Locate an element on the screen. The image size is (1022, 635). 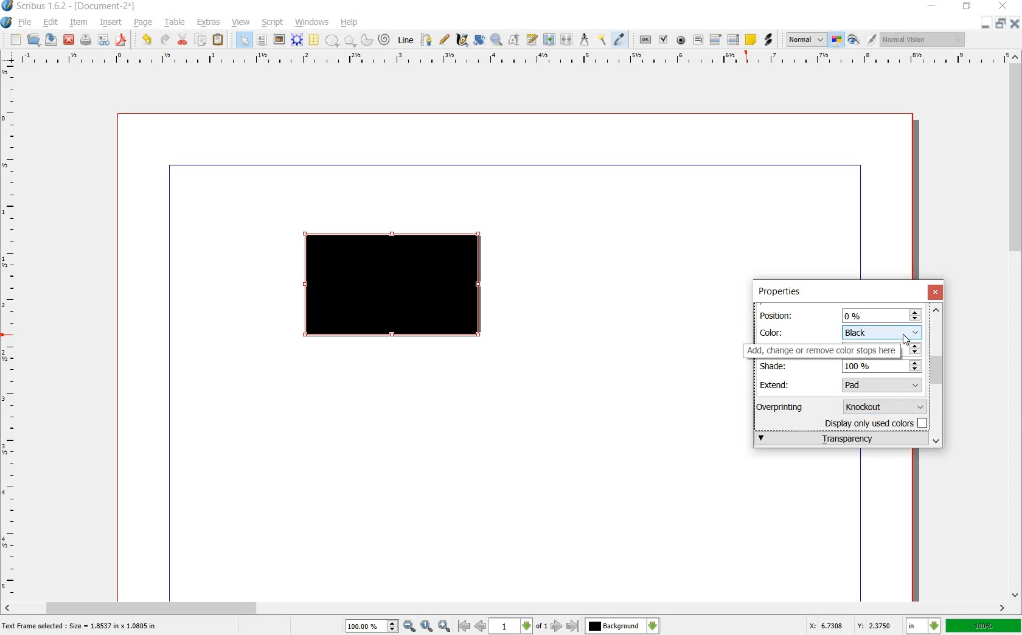
windows is located at coordinates (311, 23).